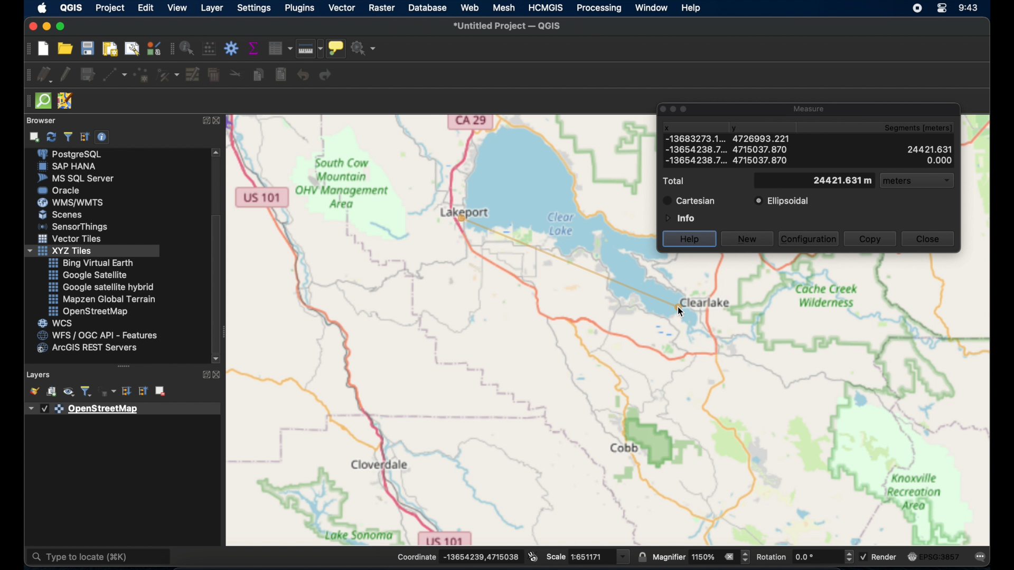 The width and height of the screenshot is (1014, 570). What do you see at coordinates (142, 75) in the screenshot?
I see `add point features` at bounding box center [142, 75].